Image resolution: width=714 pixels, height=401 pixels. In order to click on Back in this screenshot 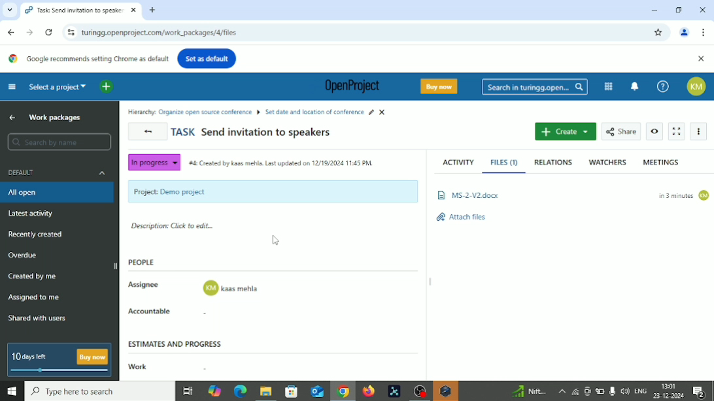, I will do `click(12, 32)`.